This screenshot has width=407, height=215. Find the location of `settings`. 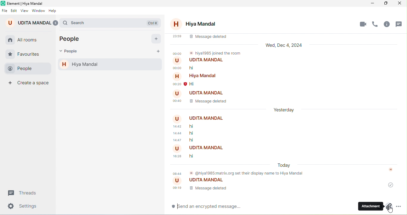

settings is located at coordinates (25, 207).